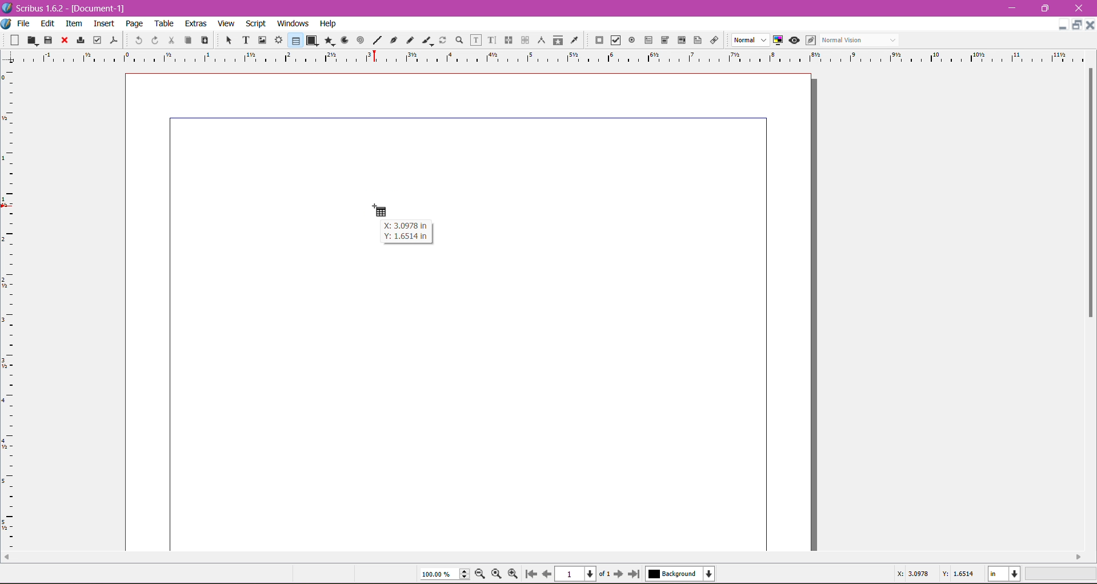 The width and height of the screenshot is (1097, 584). I want to click on scroll bar, so click(1090, 309).